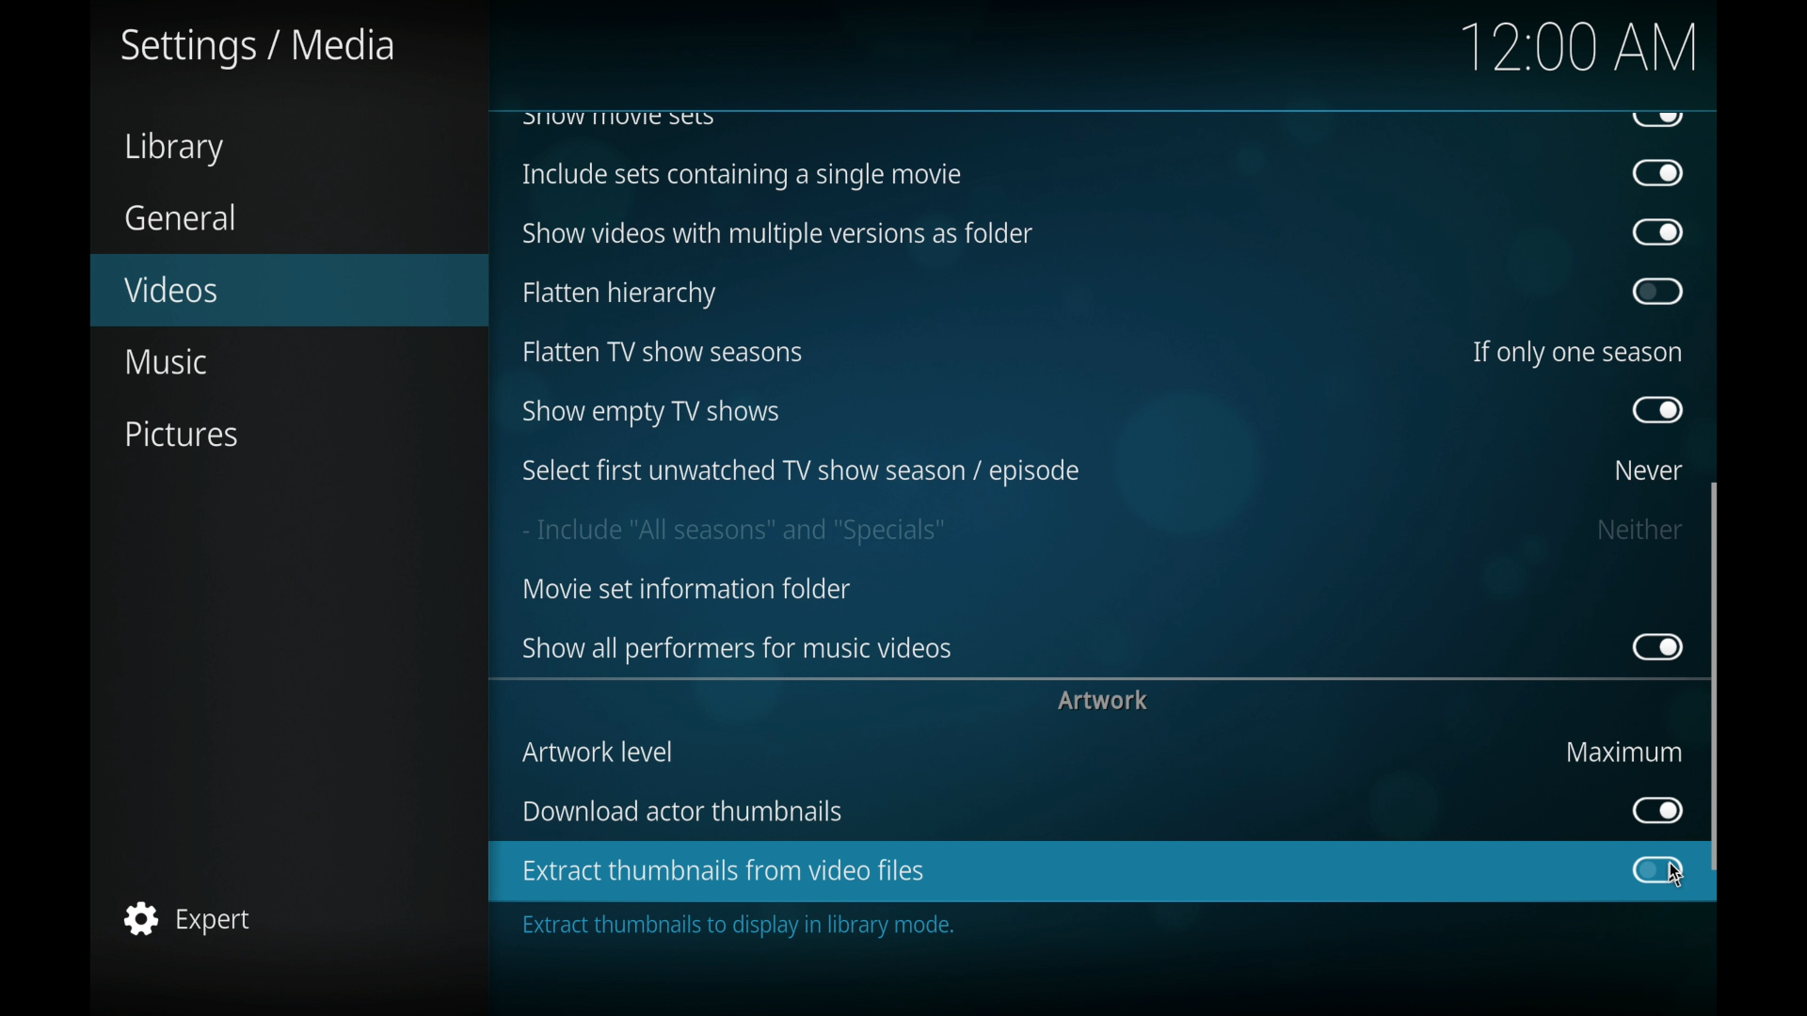 The height and width of the screenshot is (1016, 1807). What do you see at coordinates (1624, 751) in the screenshot?
I see `maximum` at bounding box center [1624, 751].